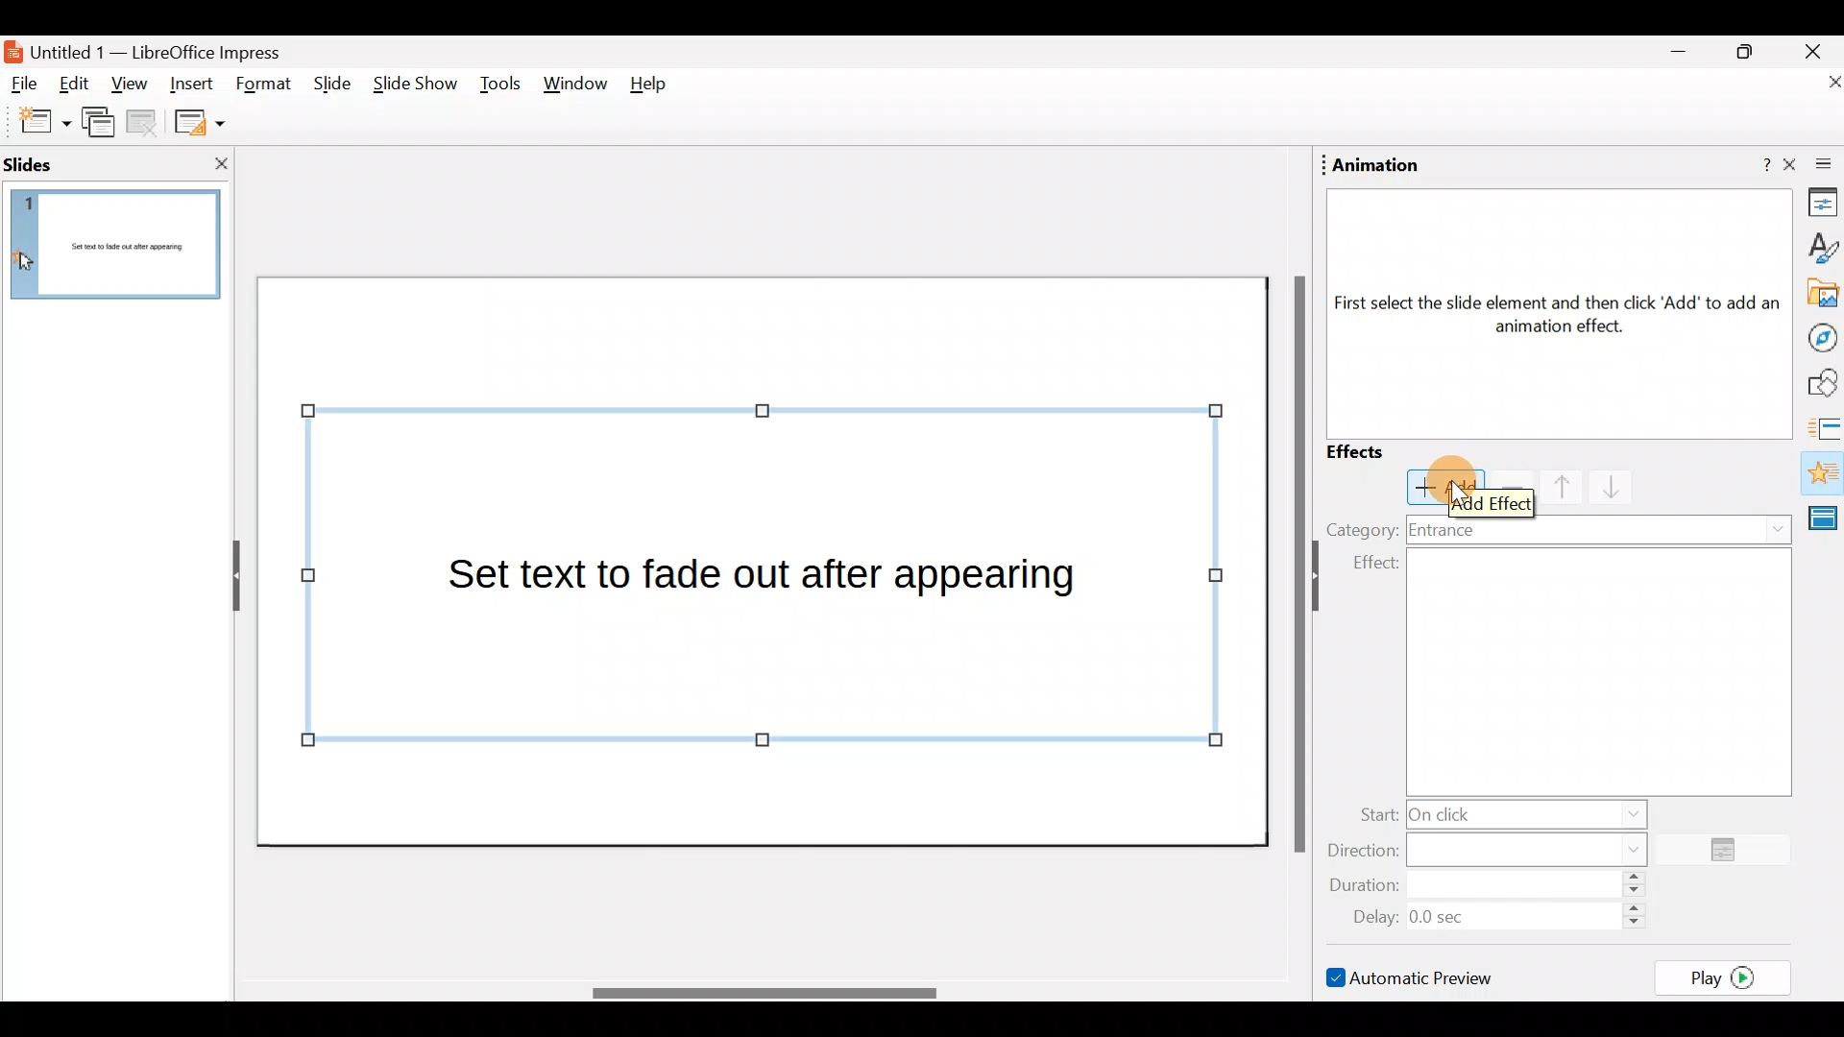  I want to click on Direction, so click(1499, 848).